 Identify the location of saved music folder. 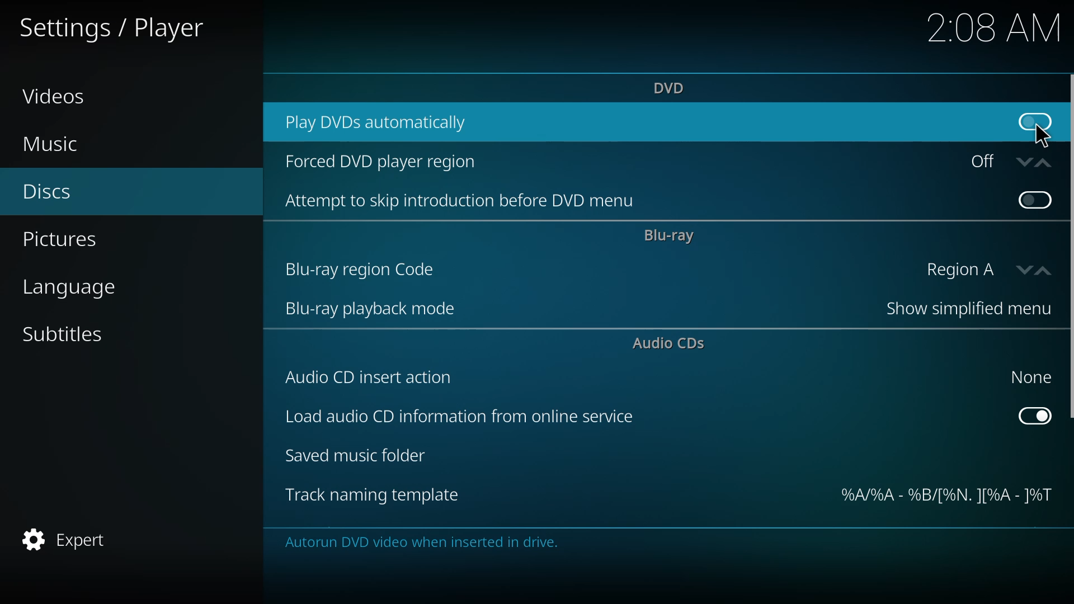
(360, 457).